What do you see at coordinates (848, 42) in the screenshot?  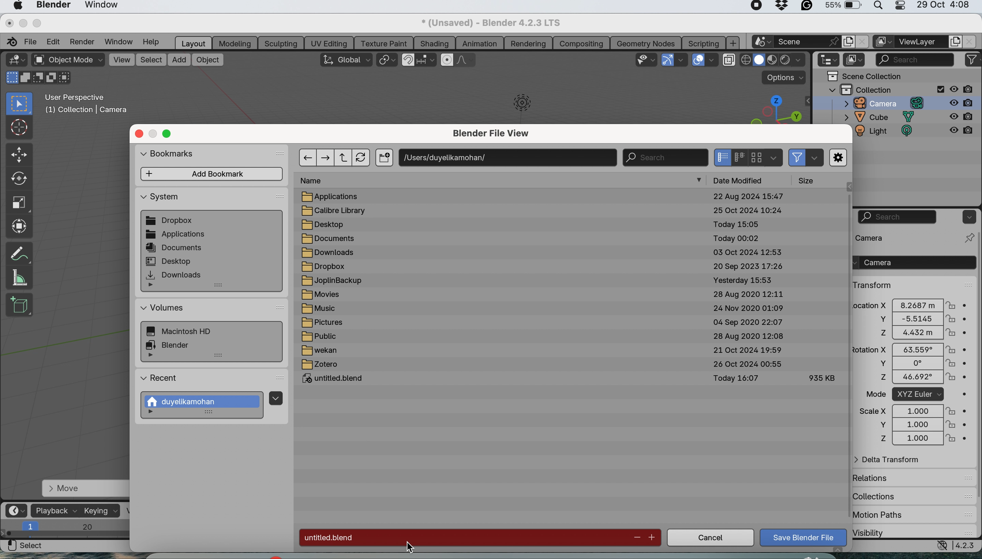 I see `add new scene` at bounding box center [848, 42].